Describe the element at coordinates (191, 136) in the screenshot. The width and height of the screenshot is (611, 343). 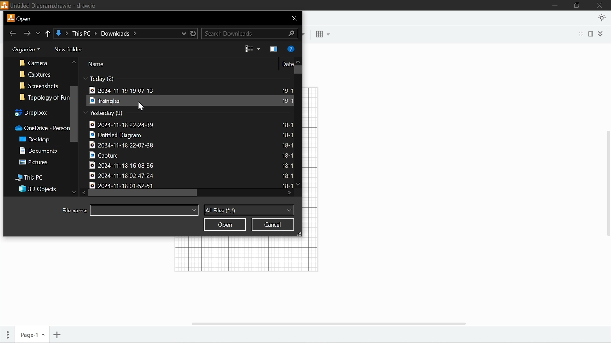
I see `Untitled Diagram       18-1` at that location.